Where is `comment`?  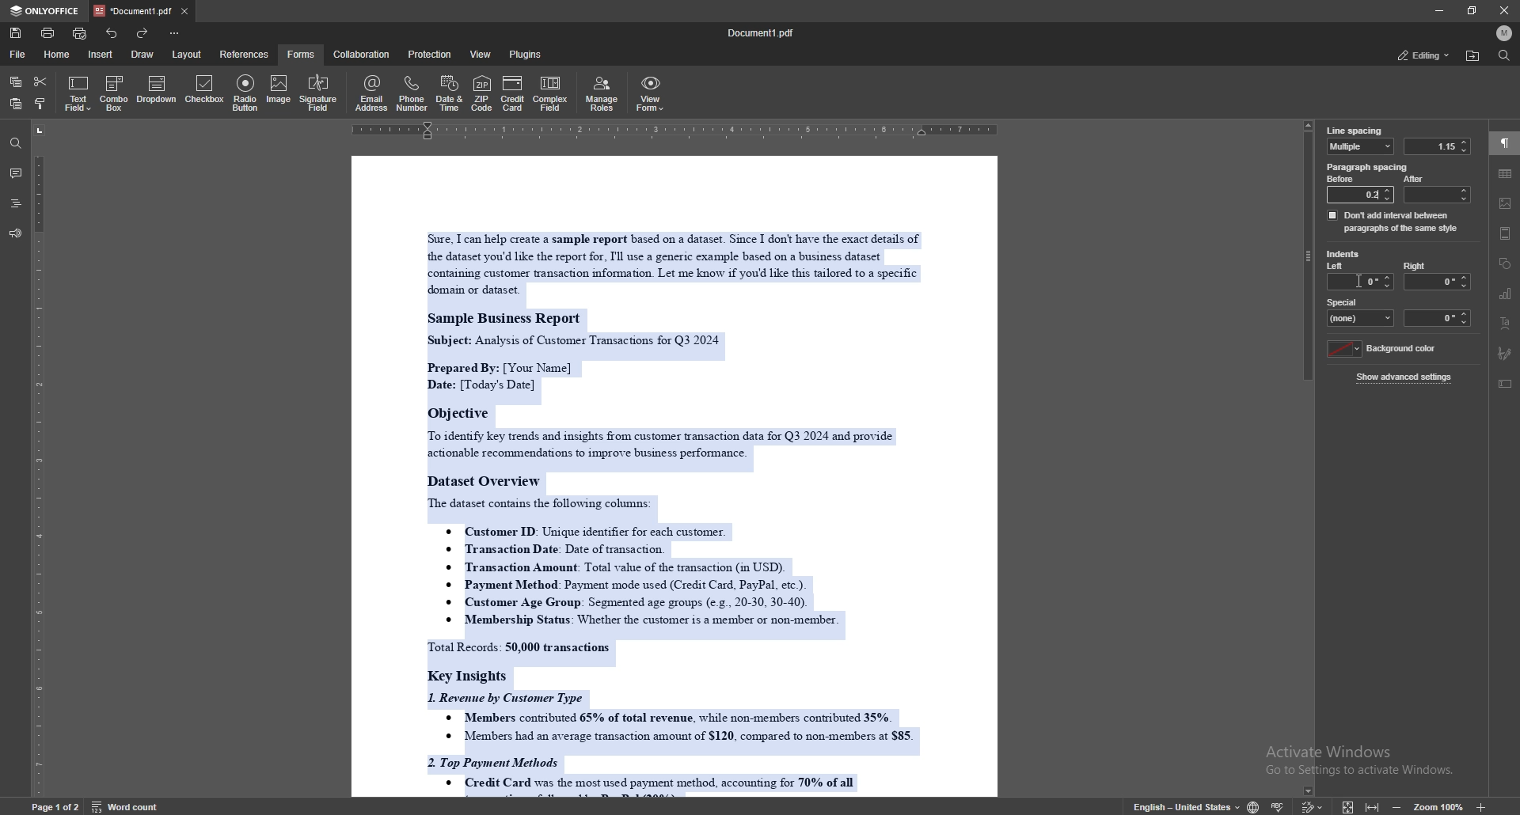 comment is located at coordinates (15, 173).